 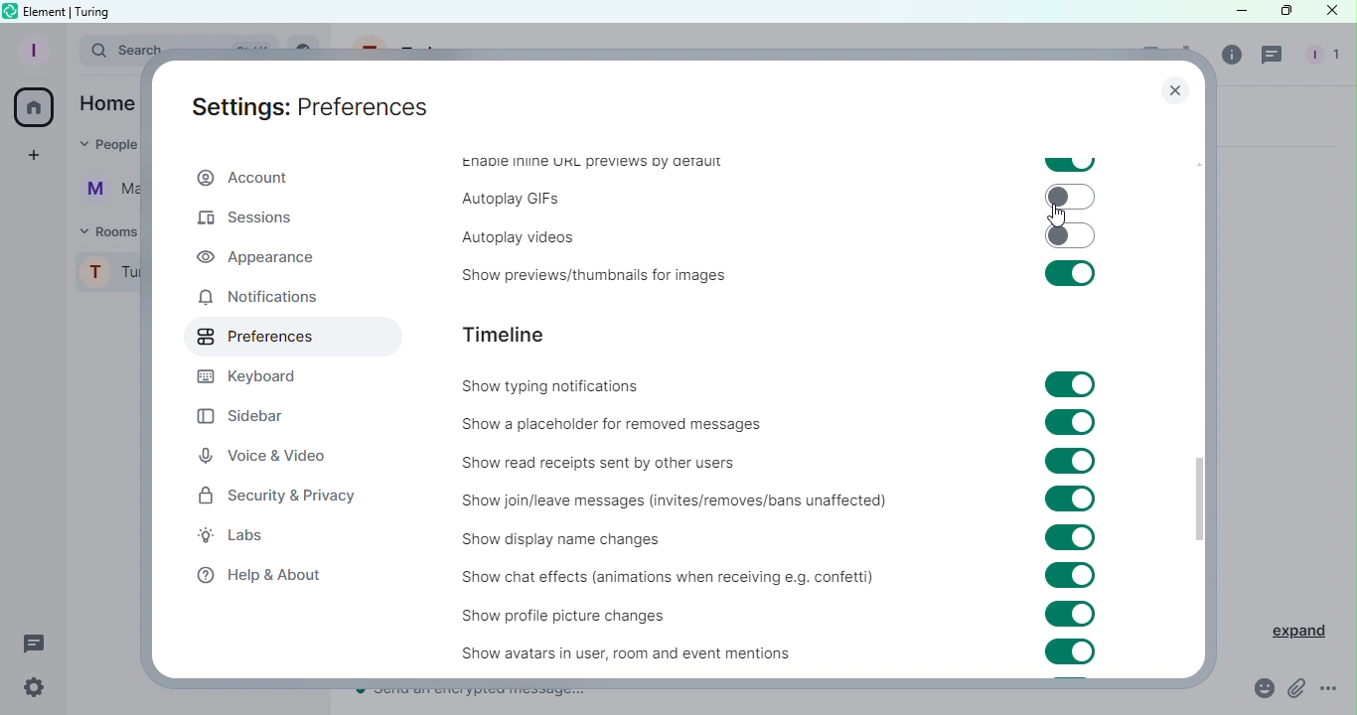 What do you see at coordinates (1199, 393) in the screenshot?
I see `Scroll bar` at bounding box center [1199, 393].